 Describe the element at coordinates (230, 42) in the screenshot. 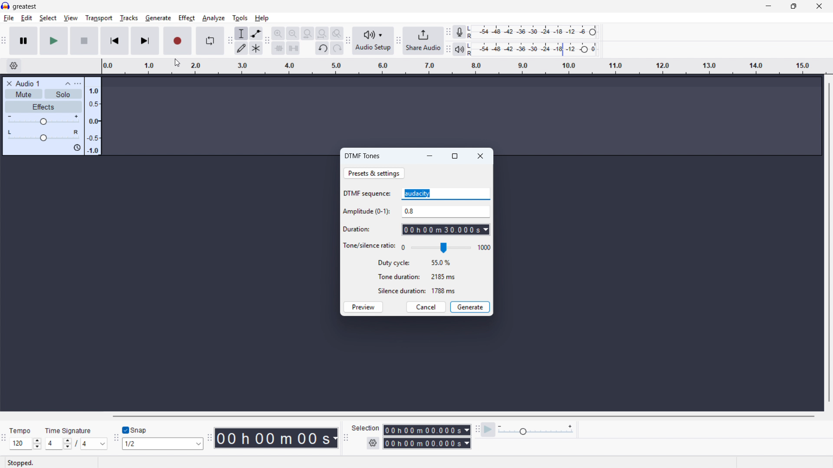

I see `tools toolbar` at that location.